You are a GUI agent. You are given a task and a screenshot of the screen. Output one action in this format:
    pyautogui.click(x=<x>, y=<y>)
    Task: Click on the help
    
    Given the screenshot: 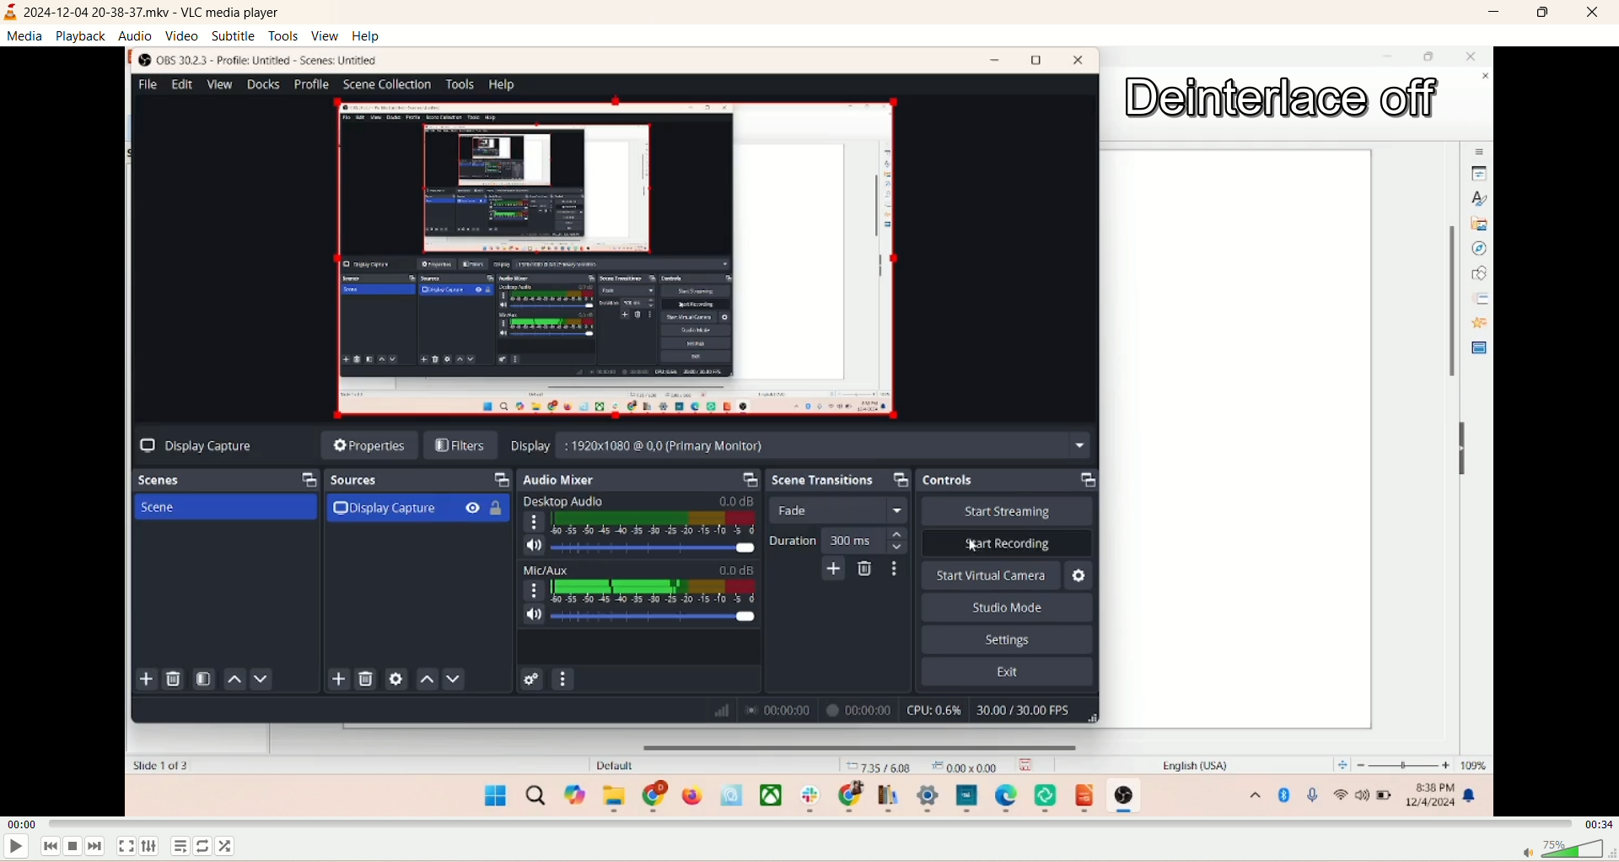 What is the action you would take?
    pyautogui.click(x=368, y=36)
    